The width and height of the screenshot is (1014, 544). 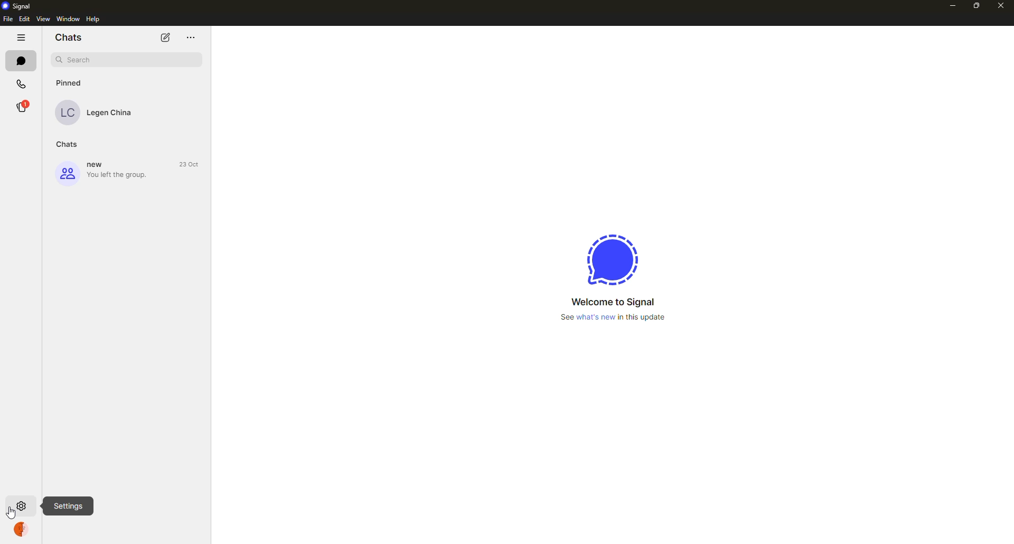 What do you see at coordinates (1002, 6) in the screenshot?
I see `close` at bounding box center [1002, 6].